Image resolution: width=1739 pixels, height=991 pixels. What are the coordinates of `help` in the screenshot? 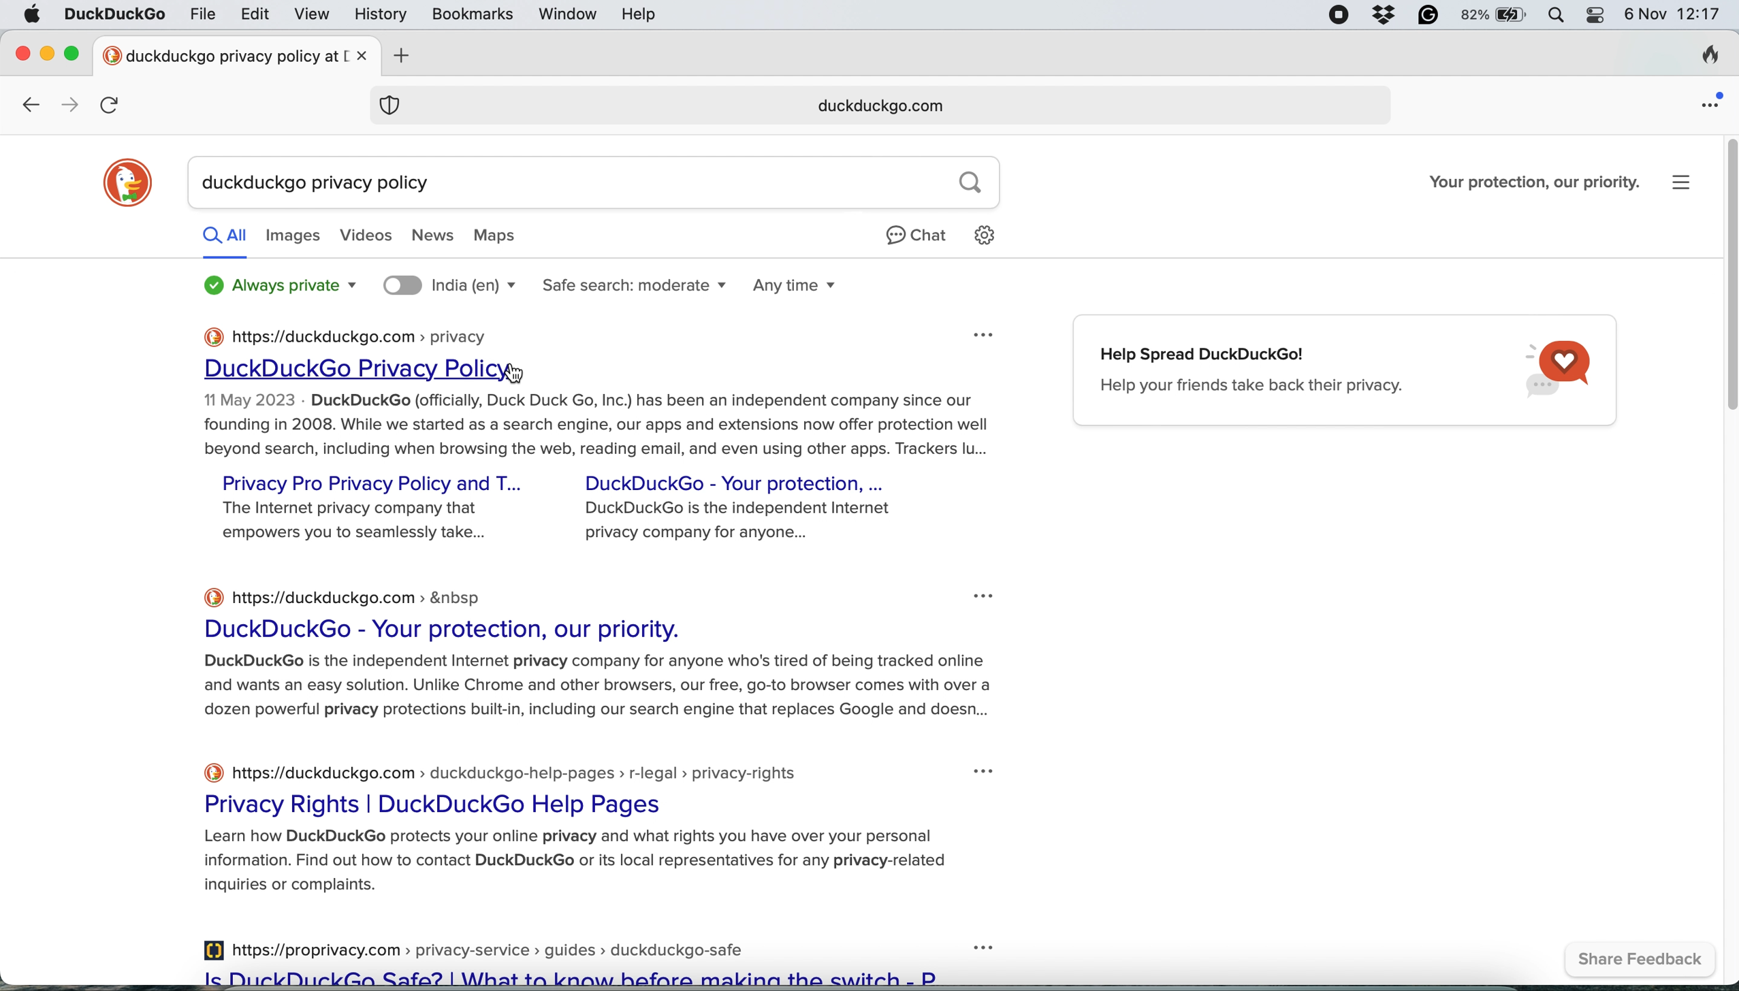 It's located at (637, 16).